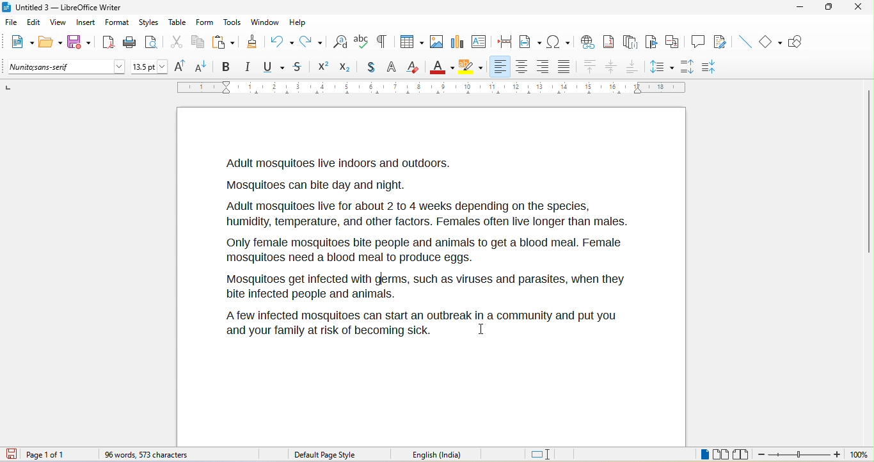 This screenshot has width=874, height=462. What do you see at coordinates (721, 455) in the screenshot?
I see `multiple page view` at bounding box center [721, 455].